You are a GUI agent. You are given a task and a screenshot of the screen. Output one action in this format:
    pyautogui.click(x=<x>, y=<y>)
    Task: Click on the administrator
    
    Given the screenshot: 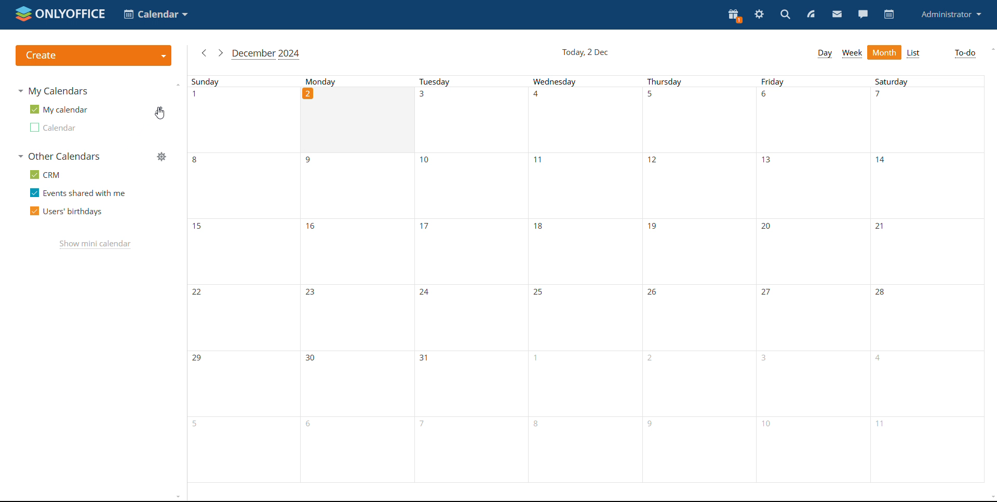 What is the action you would take?
    pyautogui.click(x=952, y=15)
    